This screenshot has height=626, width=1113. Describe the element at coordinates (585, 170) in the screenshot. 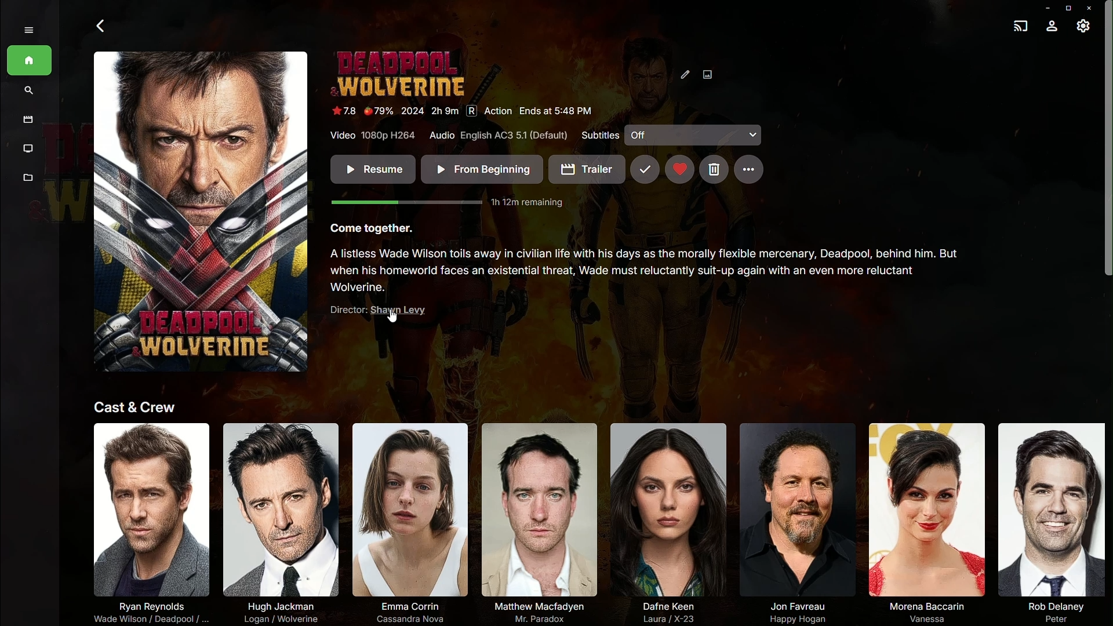

I see `Trailer` at that location.